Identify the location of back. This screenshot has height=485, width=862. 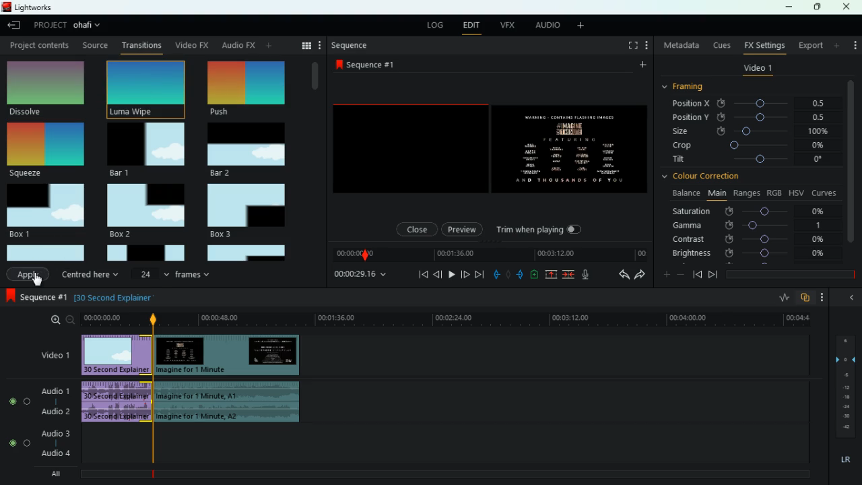
(438, 274).